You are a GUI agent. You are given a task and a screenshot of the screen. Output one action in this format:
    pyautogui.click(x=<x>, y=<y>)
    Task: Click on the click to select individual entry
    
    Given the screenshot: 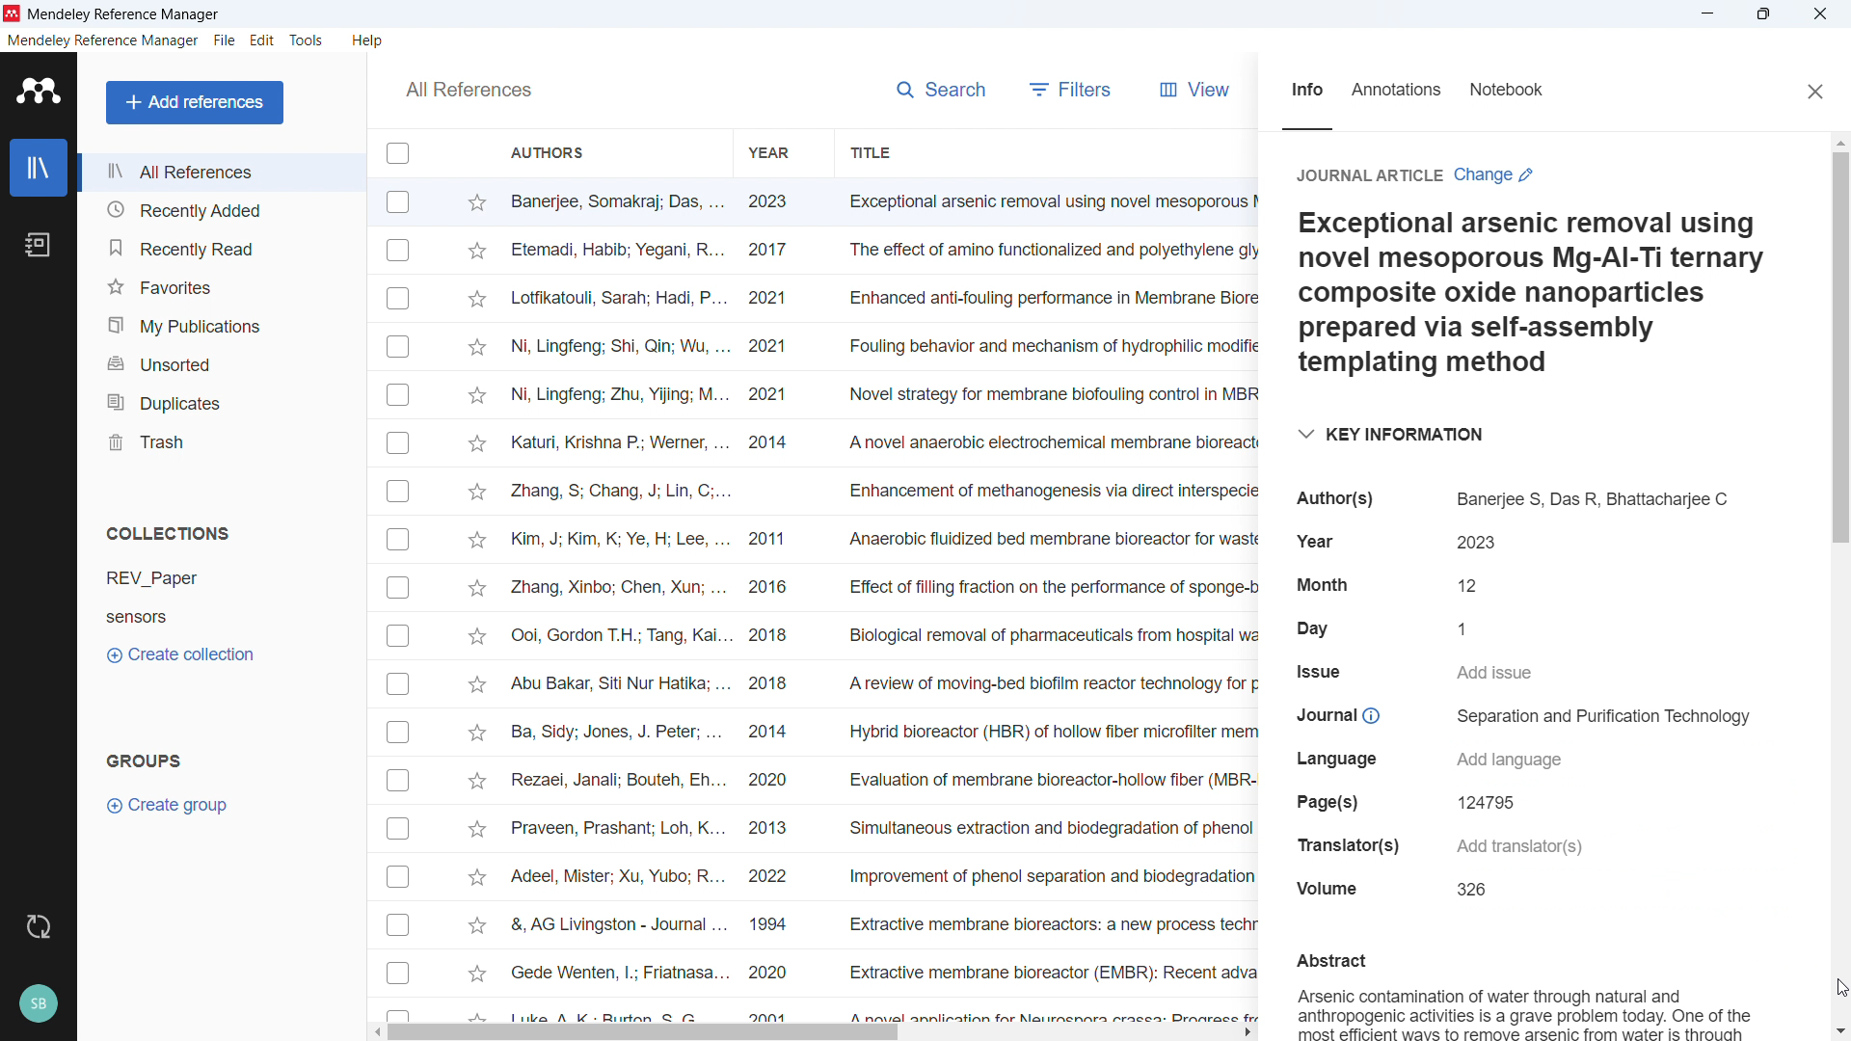 What is the action you would take?
    pyautogui.click(x=402, y=542)
    